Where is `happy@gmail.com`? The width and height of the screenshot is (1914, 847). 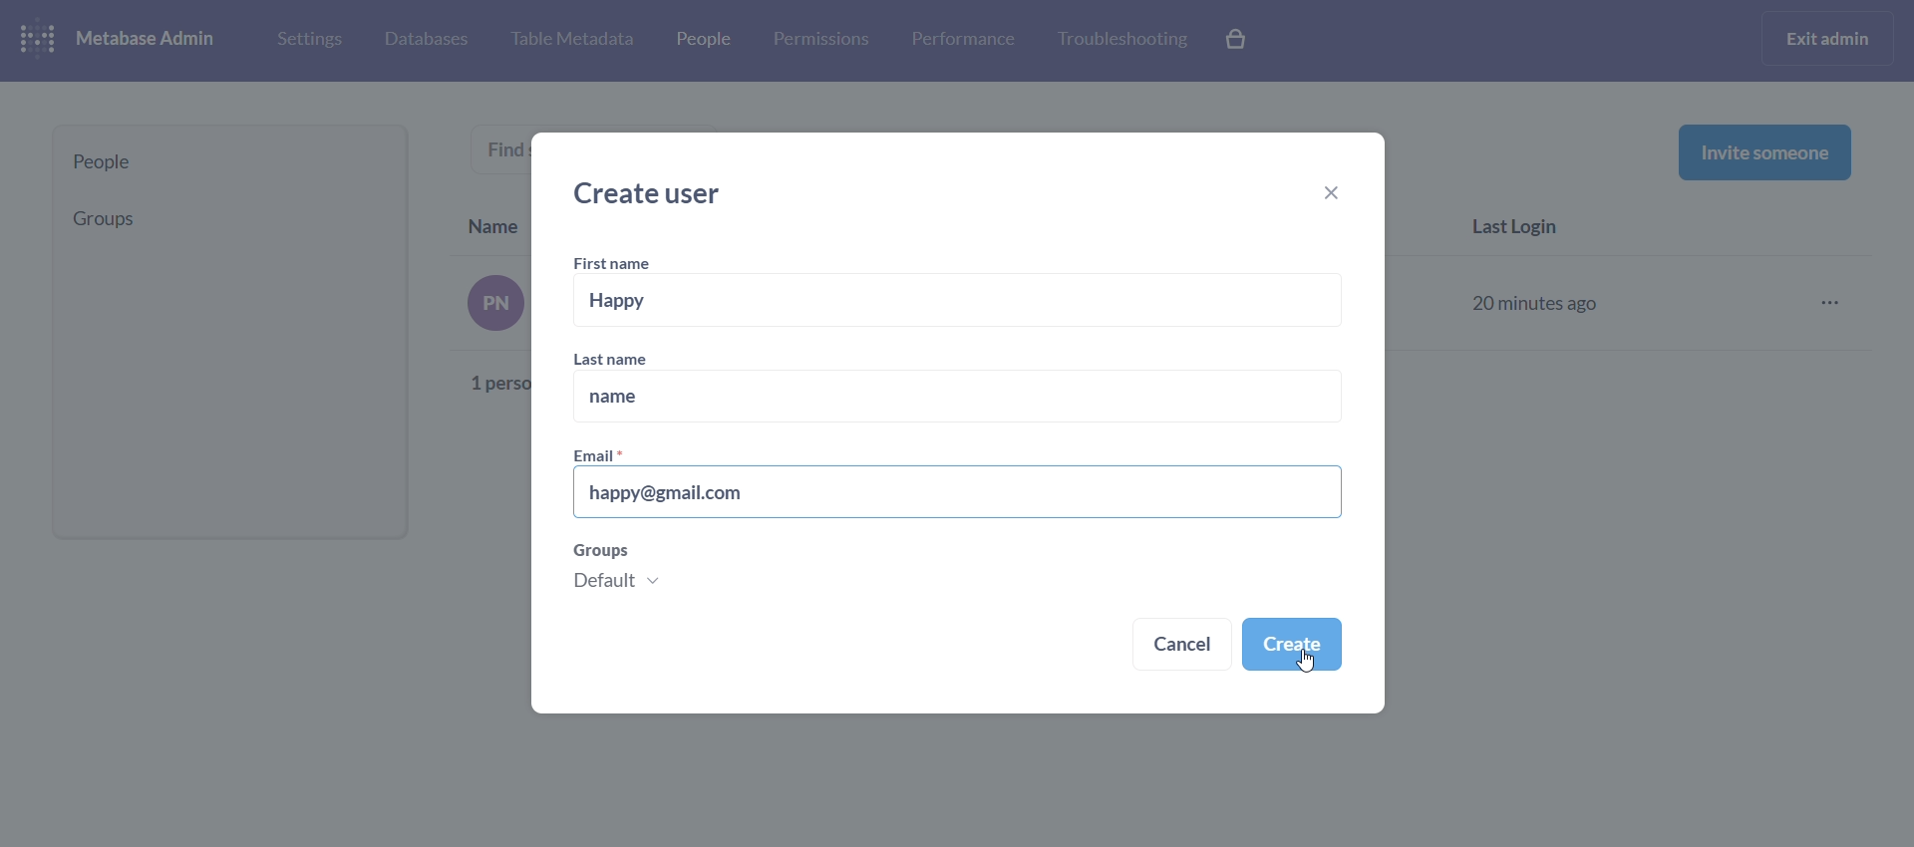
happy@gmail.com is located at coordinates (958, 492).